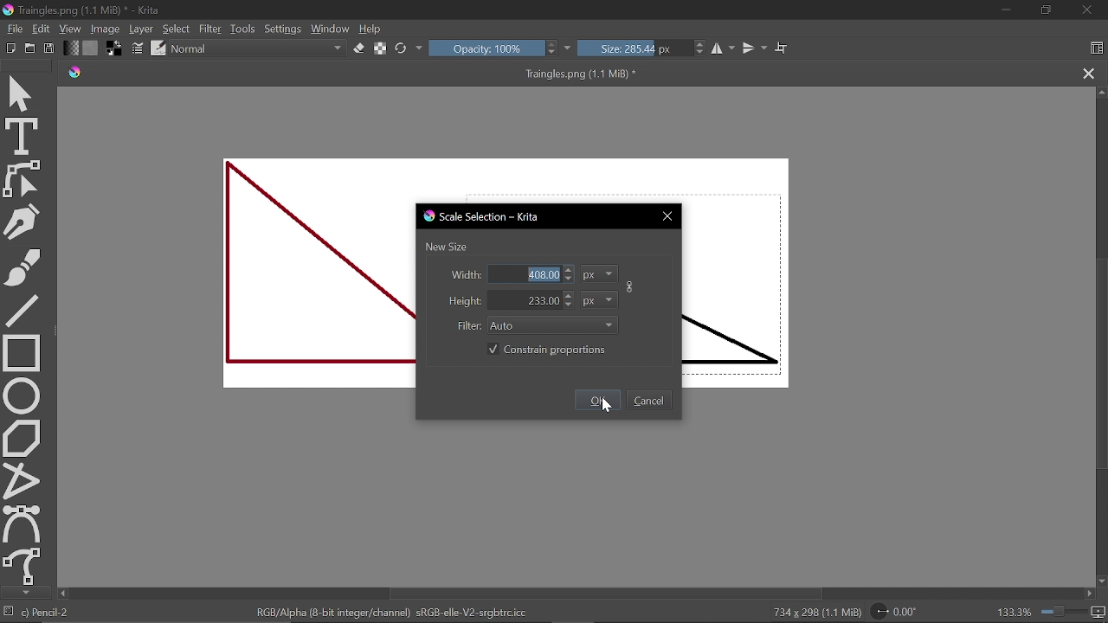 This screenshot has width=1108, height=623. Describe the element at coordinates (242, 29) in the screenshot. I see `Tools` at that location.